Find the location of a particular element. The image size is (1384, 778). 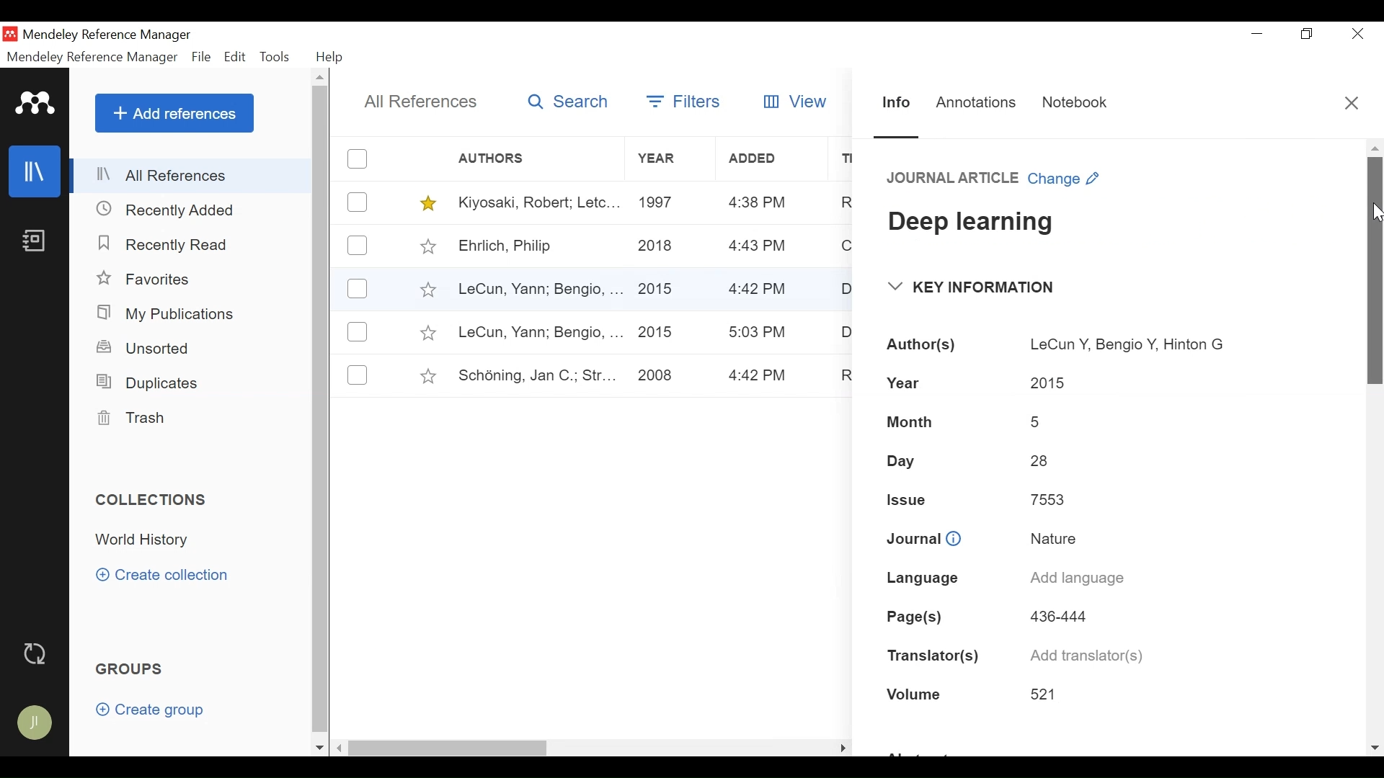

4:38 PM is located at coordinates (758, 203).